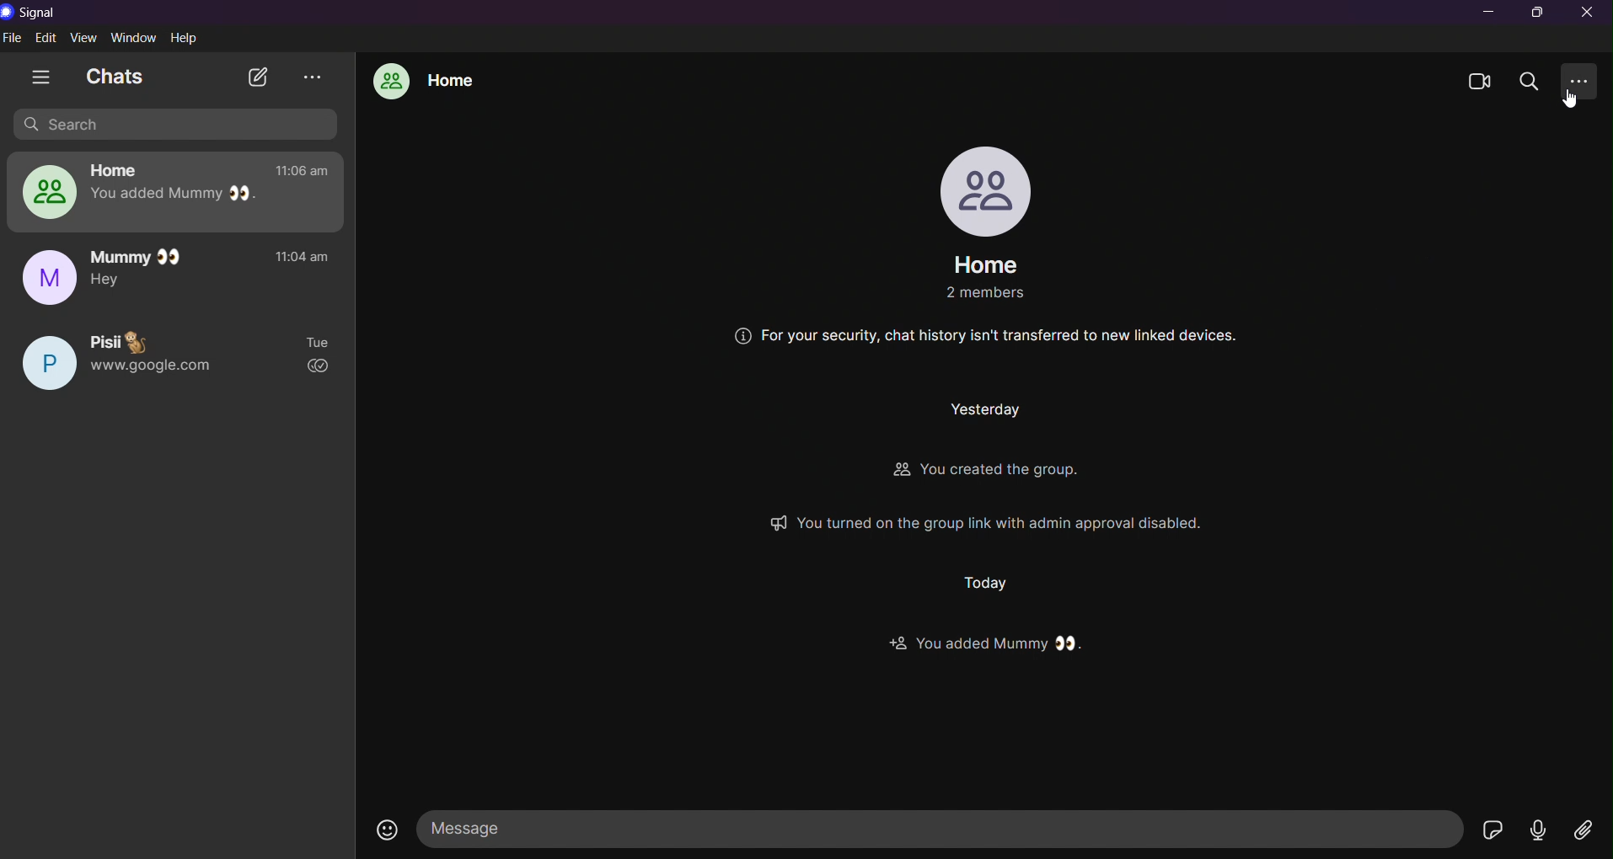 This screenshot has height=859, width=1613. I want to click on video calls, so click(1480, 81).